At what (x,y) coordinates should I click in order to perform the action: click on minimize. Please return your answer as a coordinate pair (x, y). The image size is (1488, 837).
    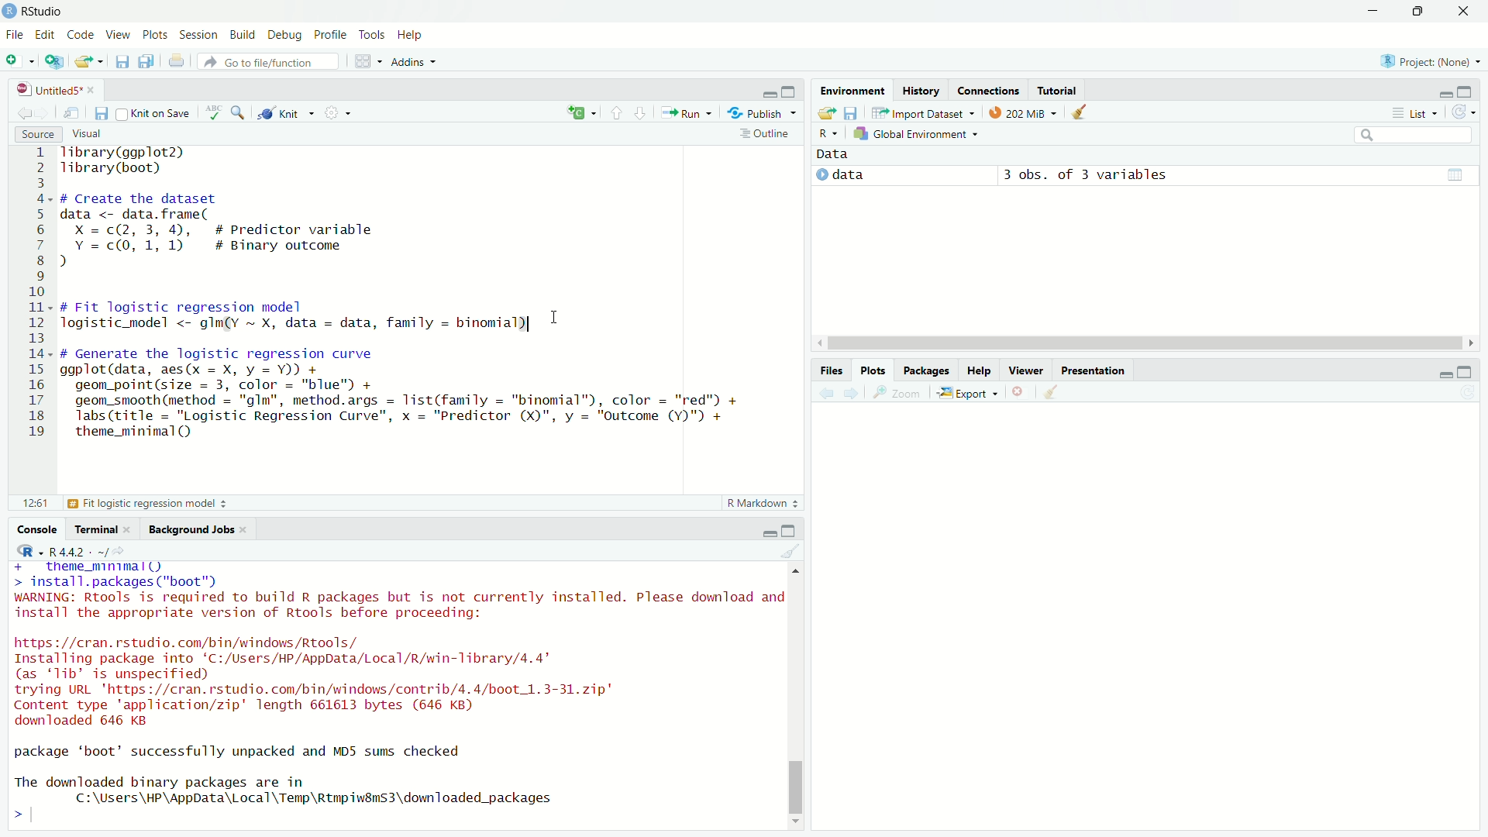
    Looking at the image, I should click on (1445, 95).